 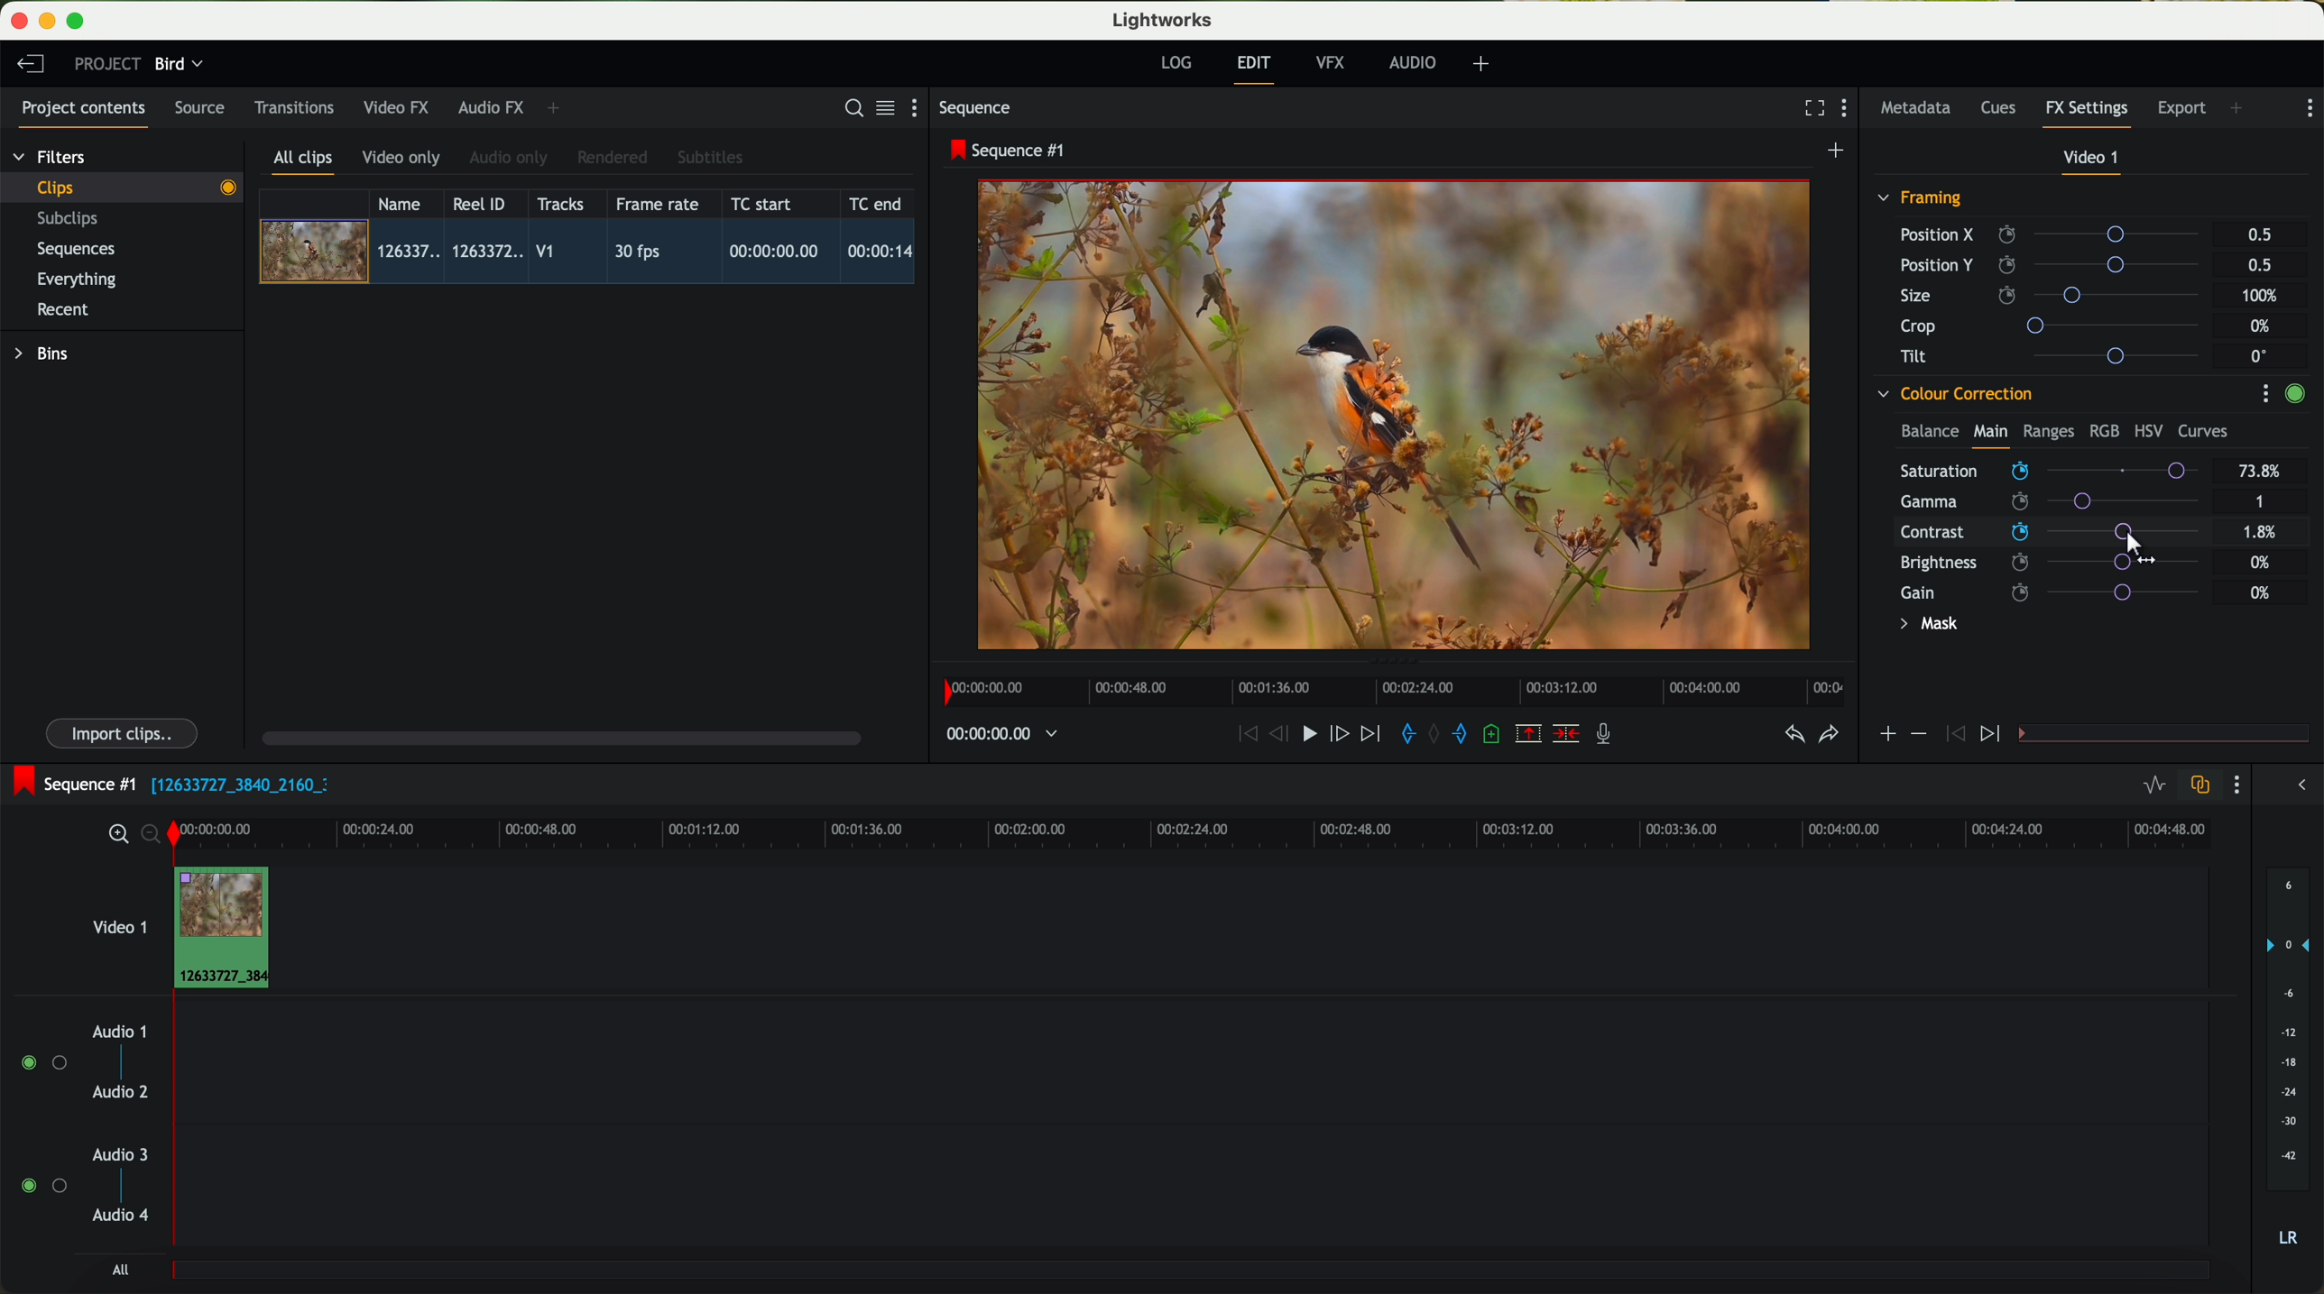 What do you see at coordinates (2131, 537) in the screenshot?
I see `drag to (contrast)` at bounding box center [2131, 537].